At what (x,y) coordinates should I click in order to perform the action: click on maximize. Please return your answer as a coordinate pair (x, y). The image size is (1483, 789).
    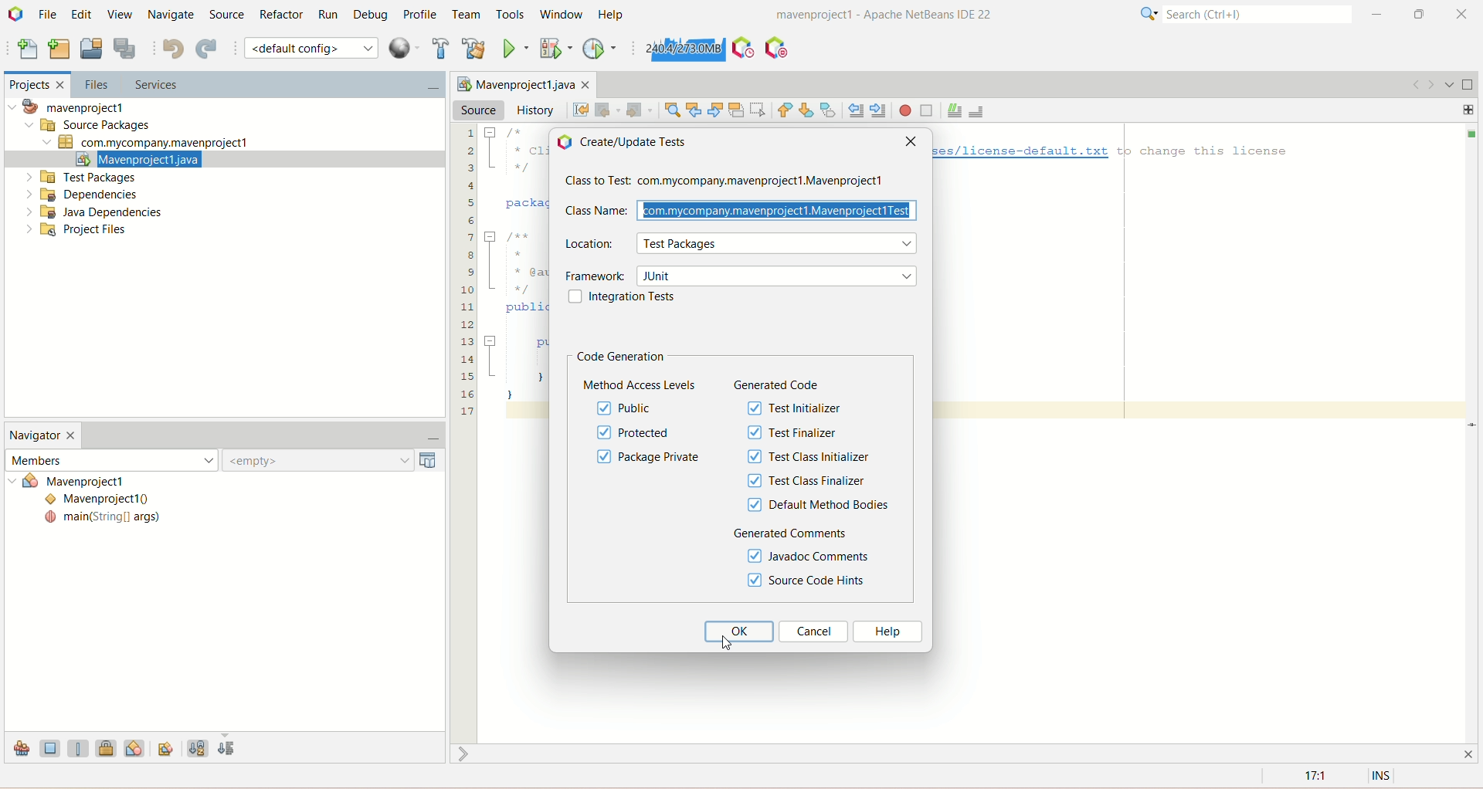
    Looking at the image, I should click on (1468, 85).